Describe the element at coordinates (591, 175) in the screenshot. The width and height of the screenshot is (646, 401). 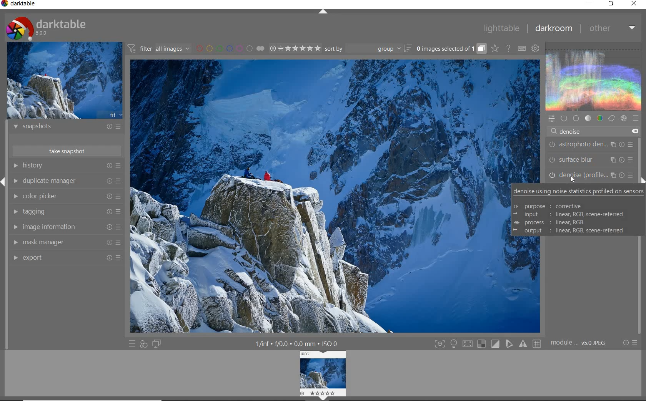
I see `denoise (PROFILE...` at that location.